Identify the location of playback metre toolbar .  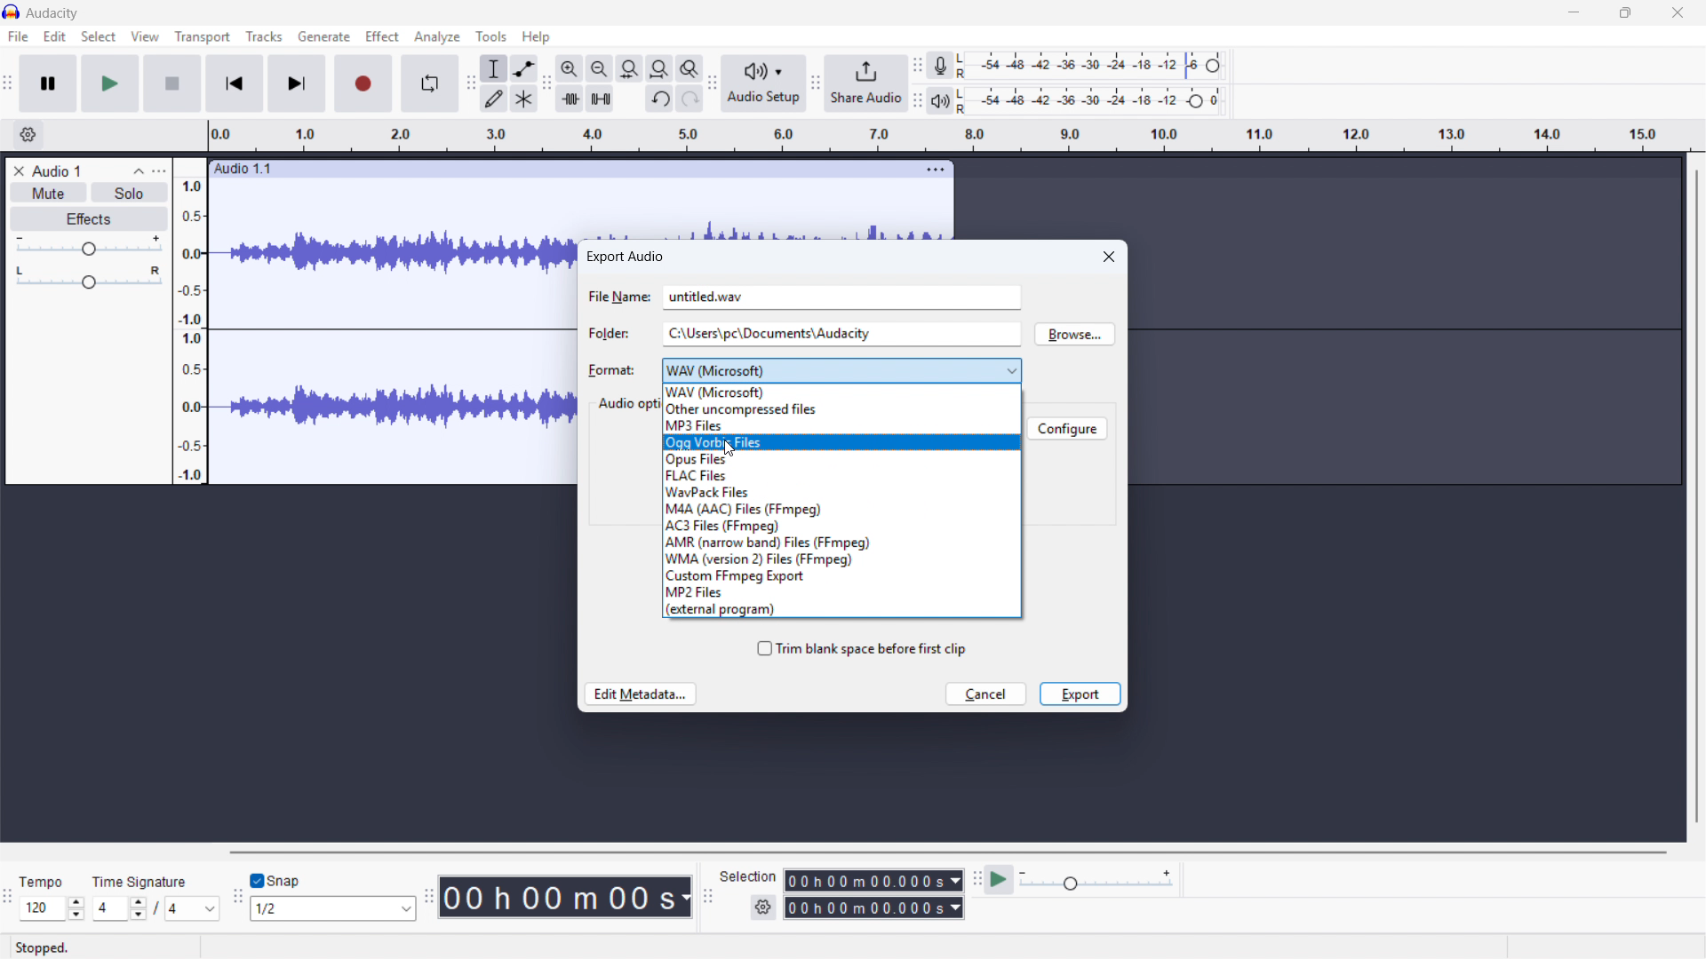
(918, 100).